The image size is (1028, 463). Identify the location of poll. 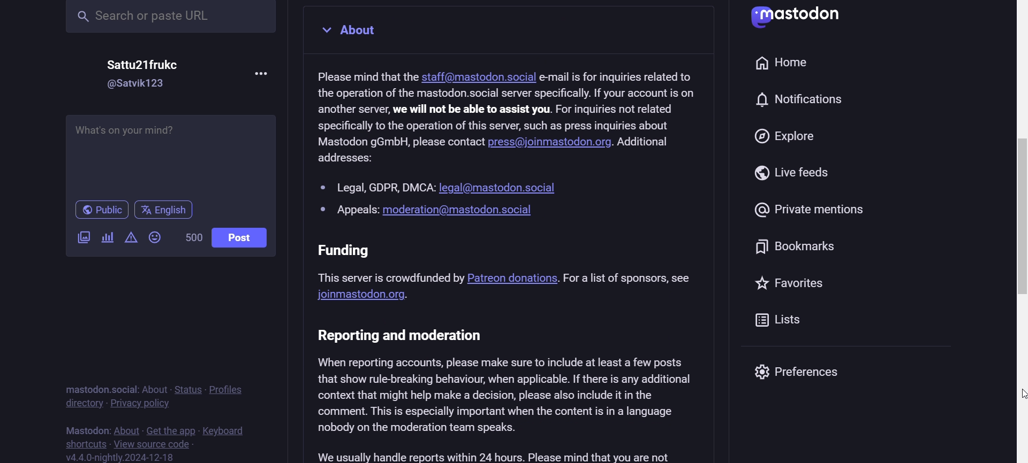
(107, 235).